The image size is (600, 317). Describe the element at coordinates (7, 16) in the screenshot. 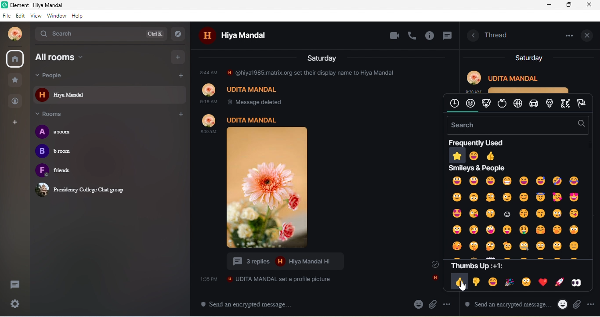

I see `file` at that location.